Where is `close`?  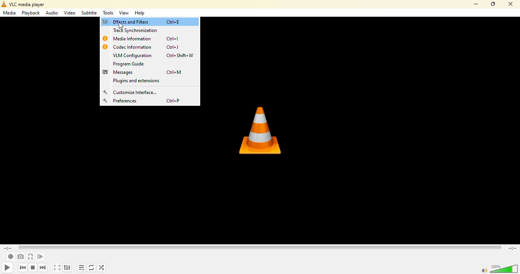 close is located at coordinates (512, 4).